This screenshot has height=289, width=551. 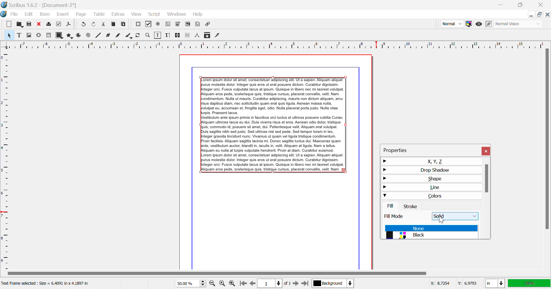 What do you see at coordinates (542, 5) in the screenshot?
I see `Close` at bounding box center [542, 5].